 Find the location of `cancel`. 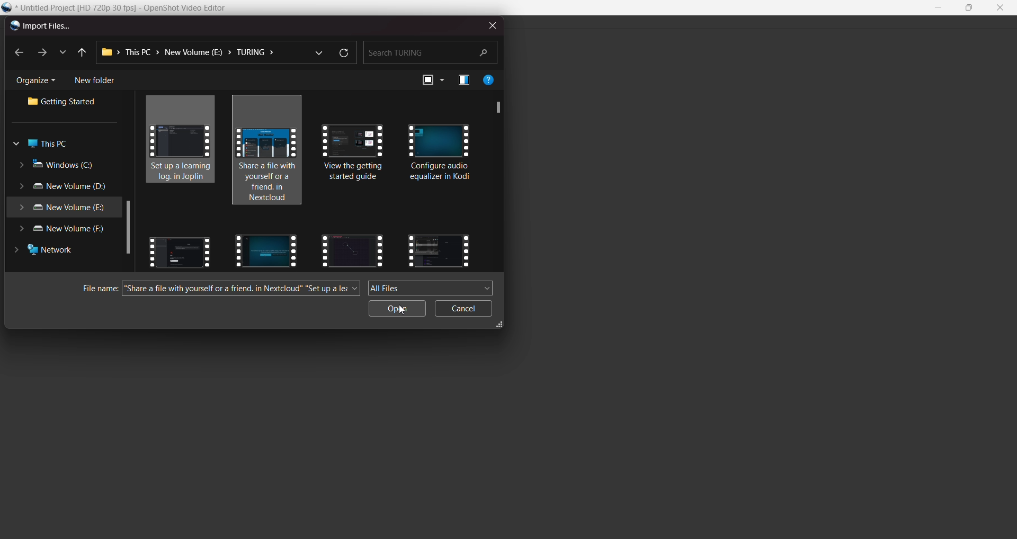

cancel is located at coordinates (465, 309).